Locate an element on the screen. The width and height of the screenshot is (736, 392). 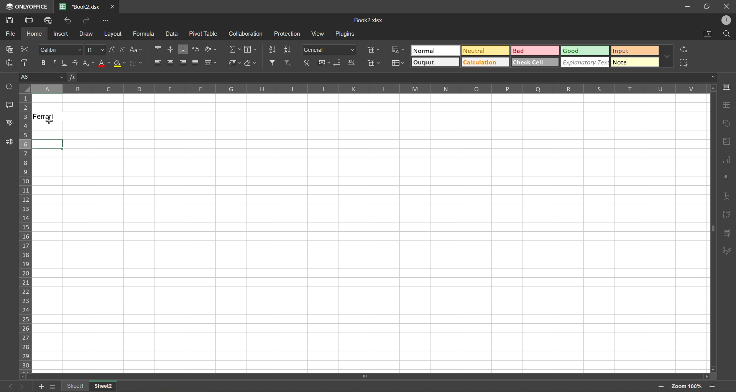
conditional formatting is located at coordinates (399, 50).